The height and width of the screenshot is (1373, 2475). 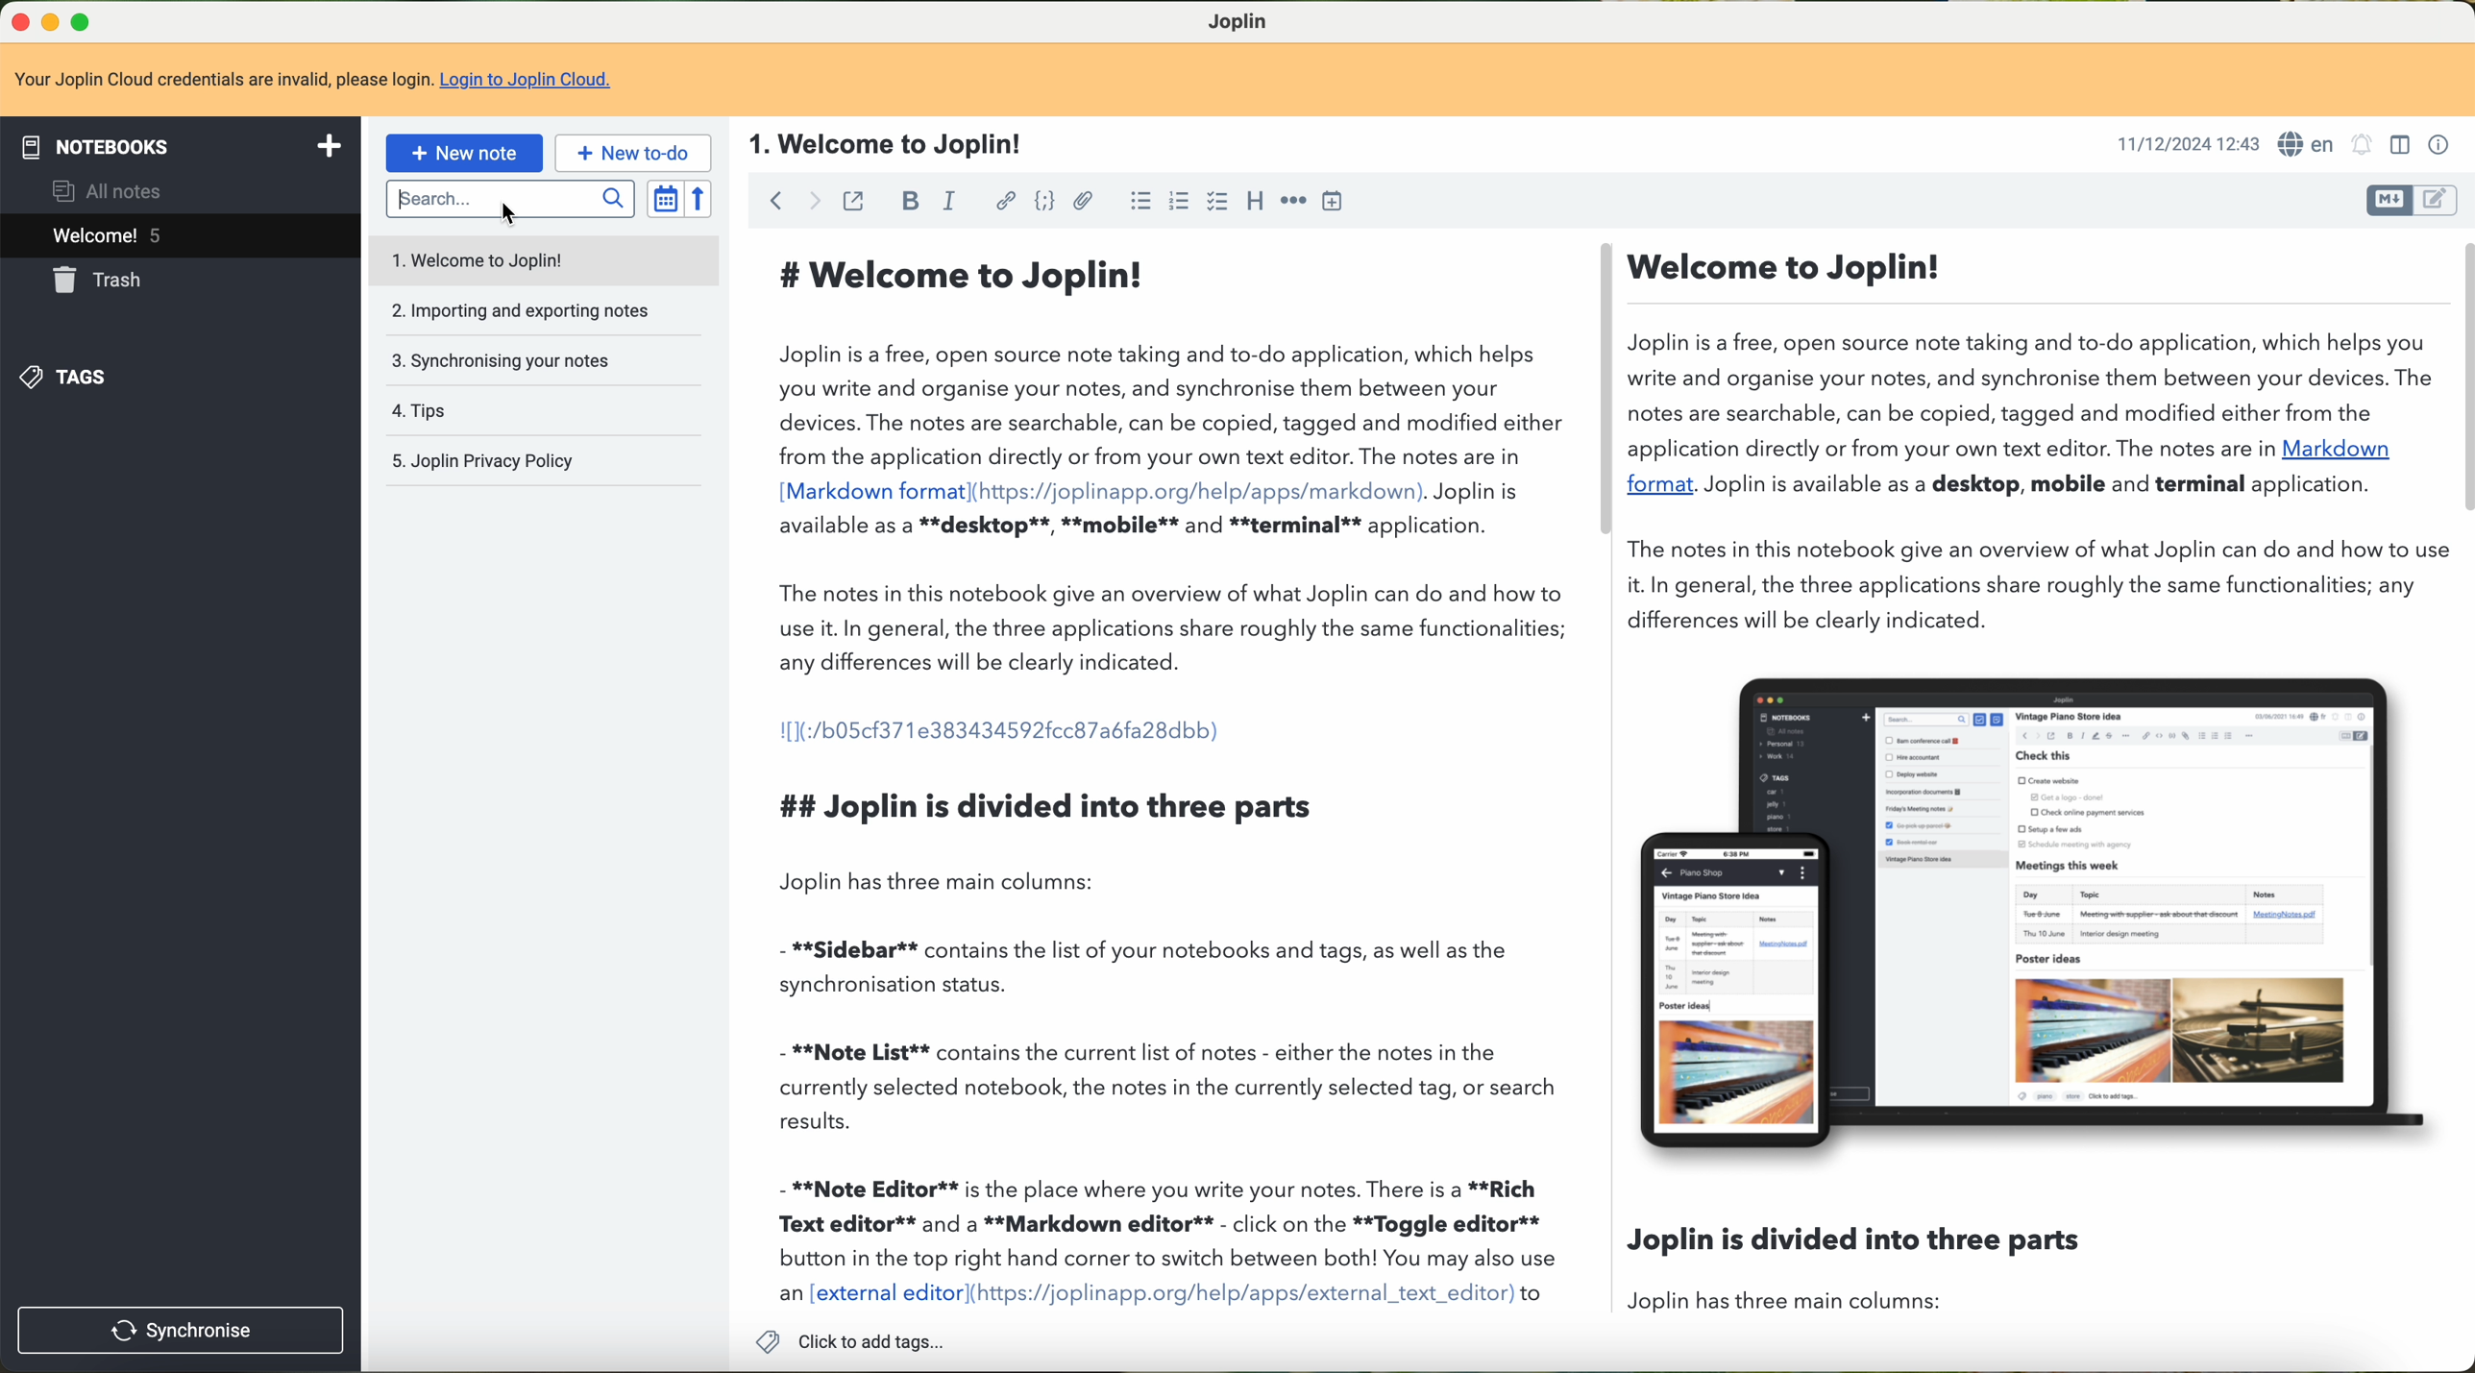 What do you see at coordinates (665, 198) in the screenshot?
I see `toggle sort order field` at bounding box center [665, 198].